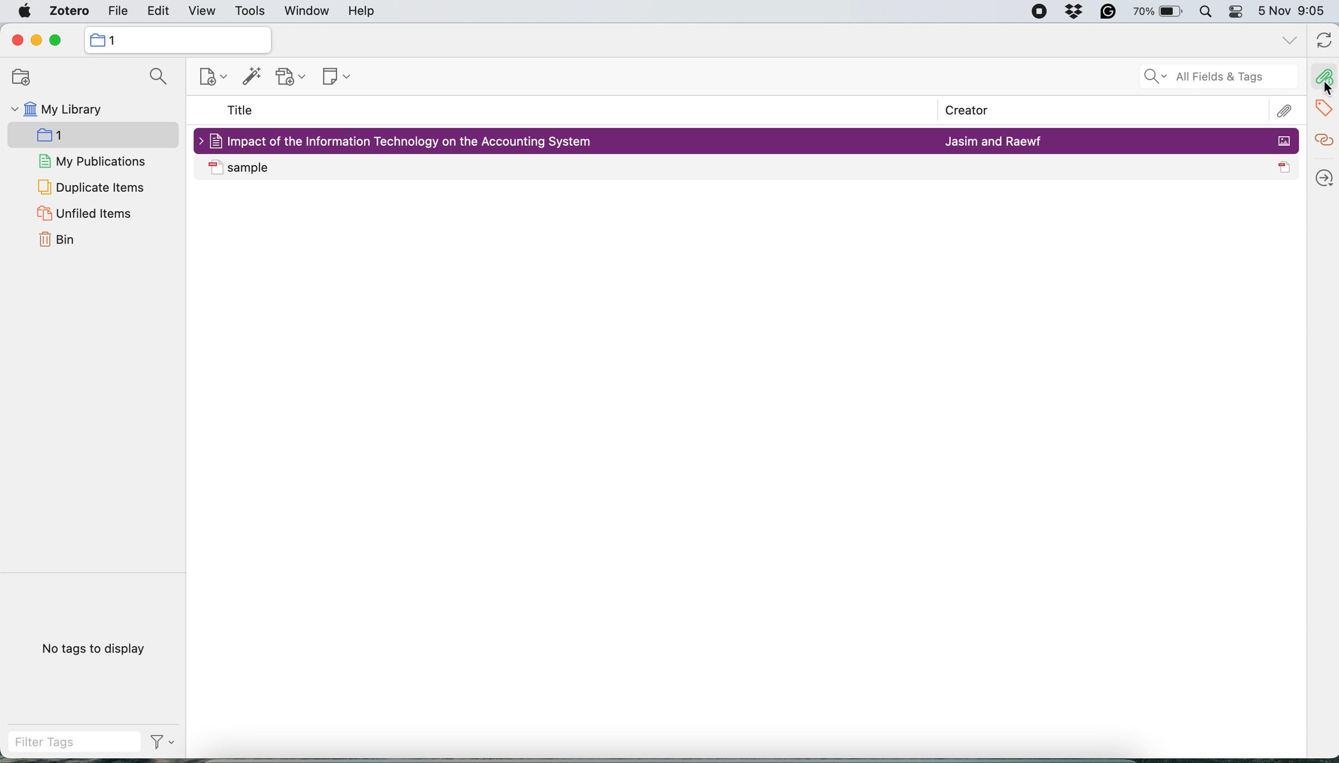 This screenshot has height=763, width=1339. I want to click on duplicate items, so click(91, 187).